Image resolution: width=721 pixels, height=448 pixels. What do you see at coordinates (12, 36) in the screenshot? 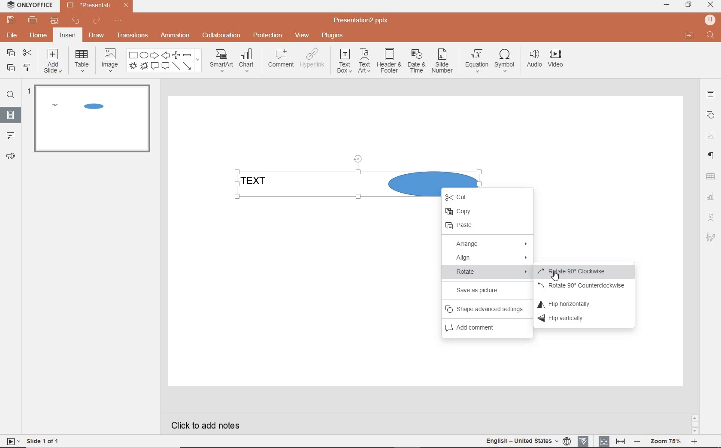
I see `file` at bounding box center [12, 36].